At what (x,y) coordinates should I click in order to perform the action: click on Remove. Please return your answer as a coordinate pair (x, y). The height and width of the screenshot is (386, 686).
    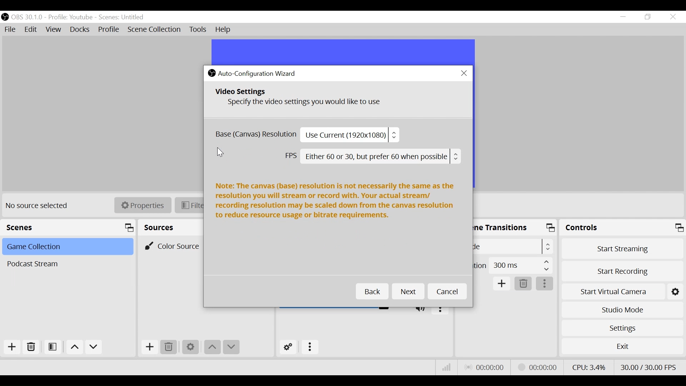
    Looking at the image, I should click on (170, 347).